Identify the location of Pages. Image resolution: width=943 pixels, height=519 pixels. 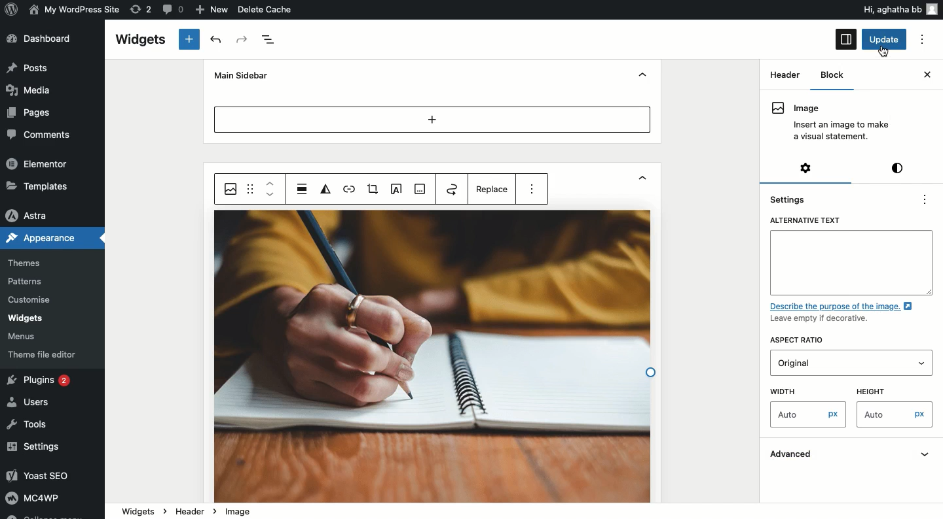
(31, 113).